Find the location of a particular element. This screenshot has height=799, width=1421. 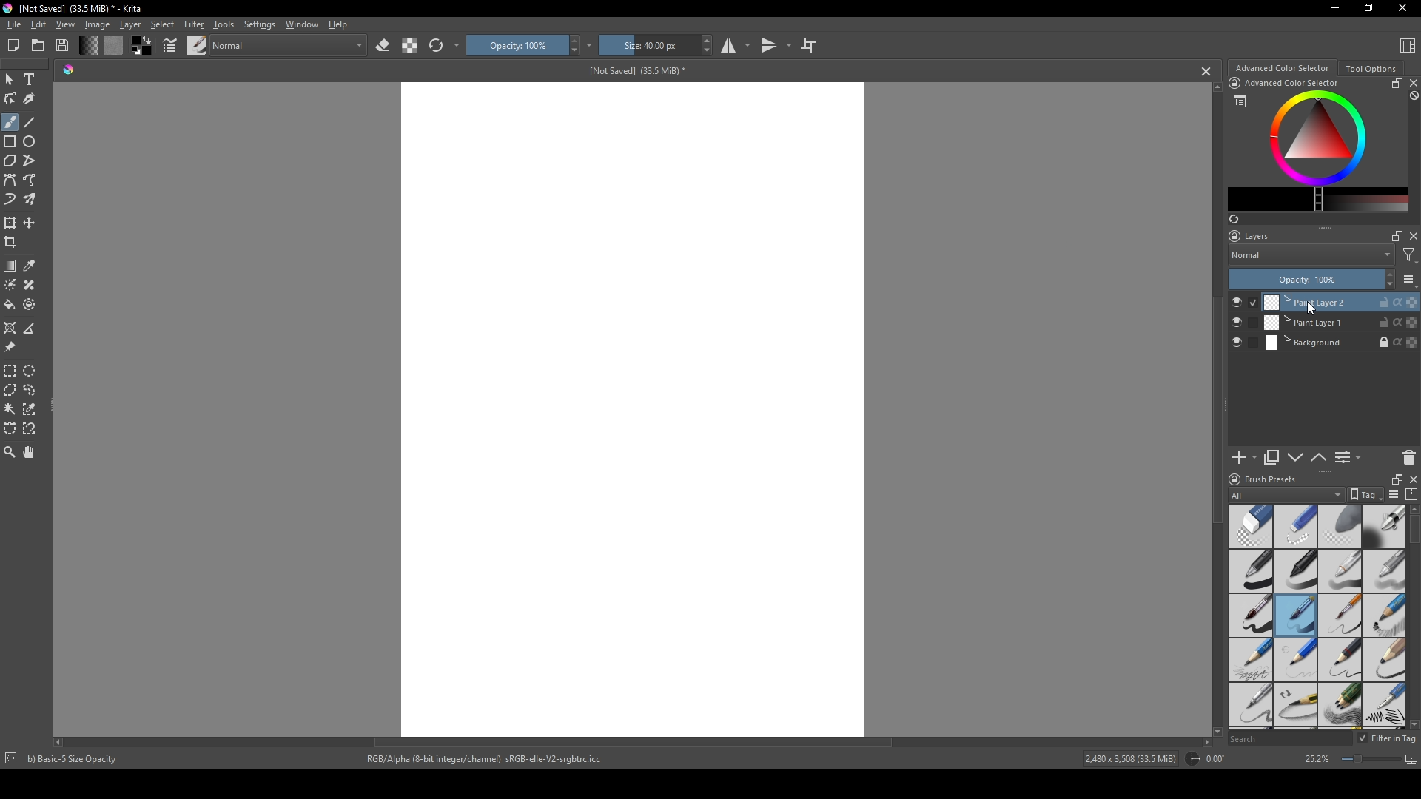

Save is located at coordinates (64, 44).